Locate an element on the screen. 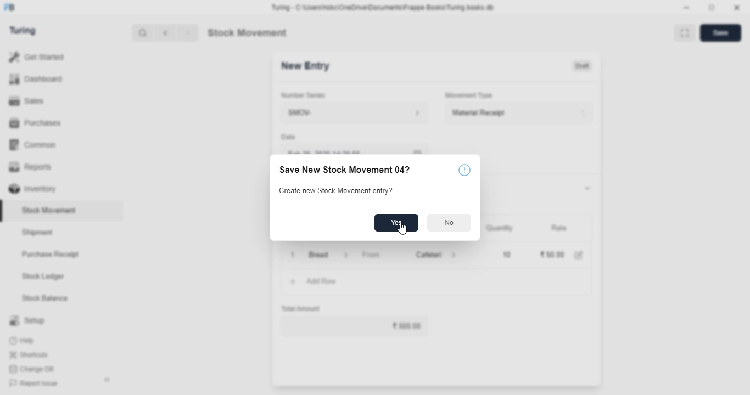 The width and height of the screenshot is (750, 395). item information is located at coordinates (346, 256).